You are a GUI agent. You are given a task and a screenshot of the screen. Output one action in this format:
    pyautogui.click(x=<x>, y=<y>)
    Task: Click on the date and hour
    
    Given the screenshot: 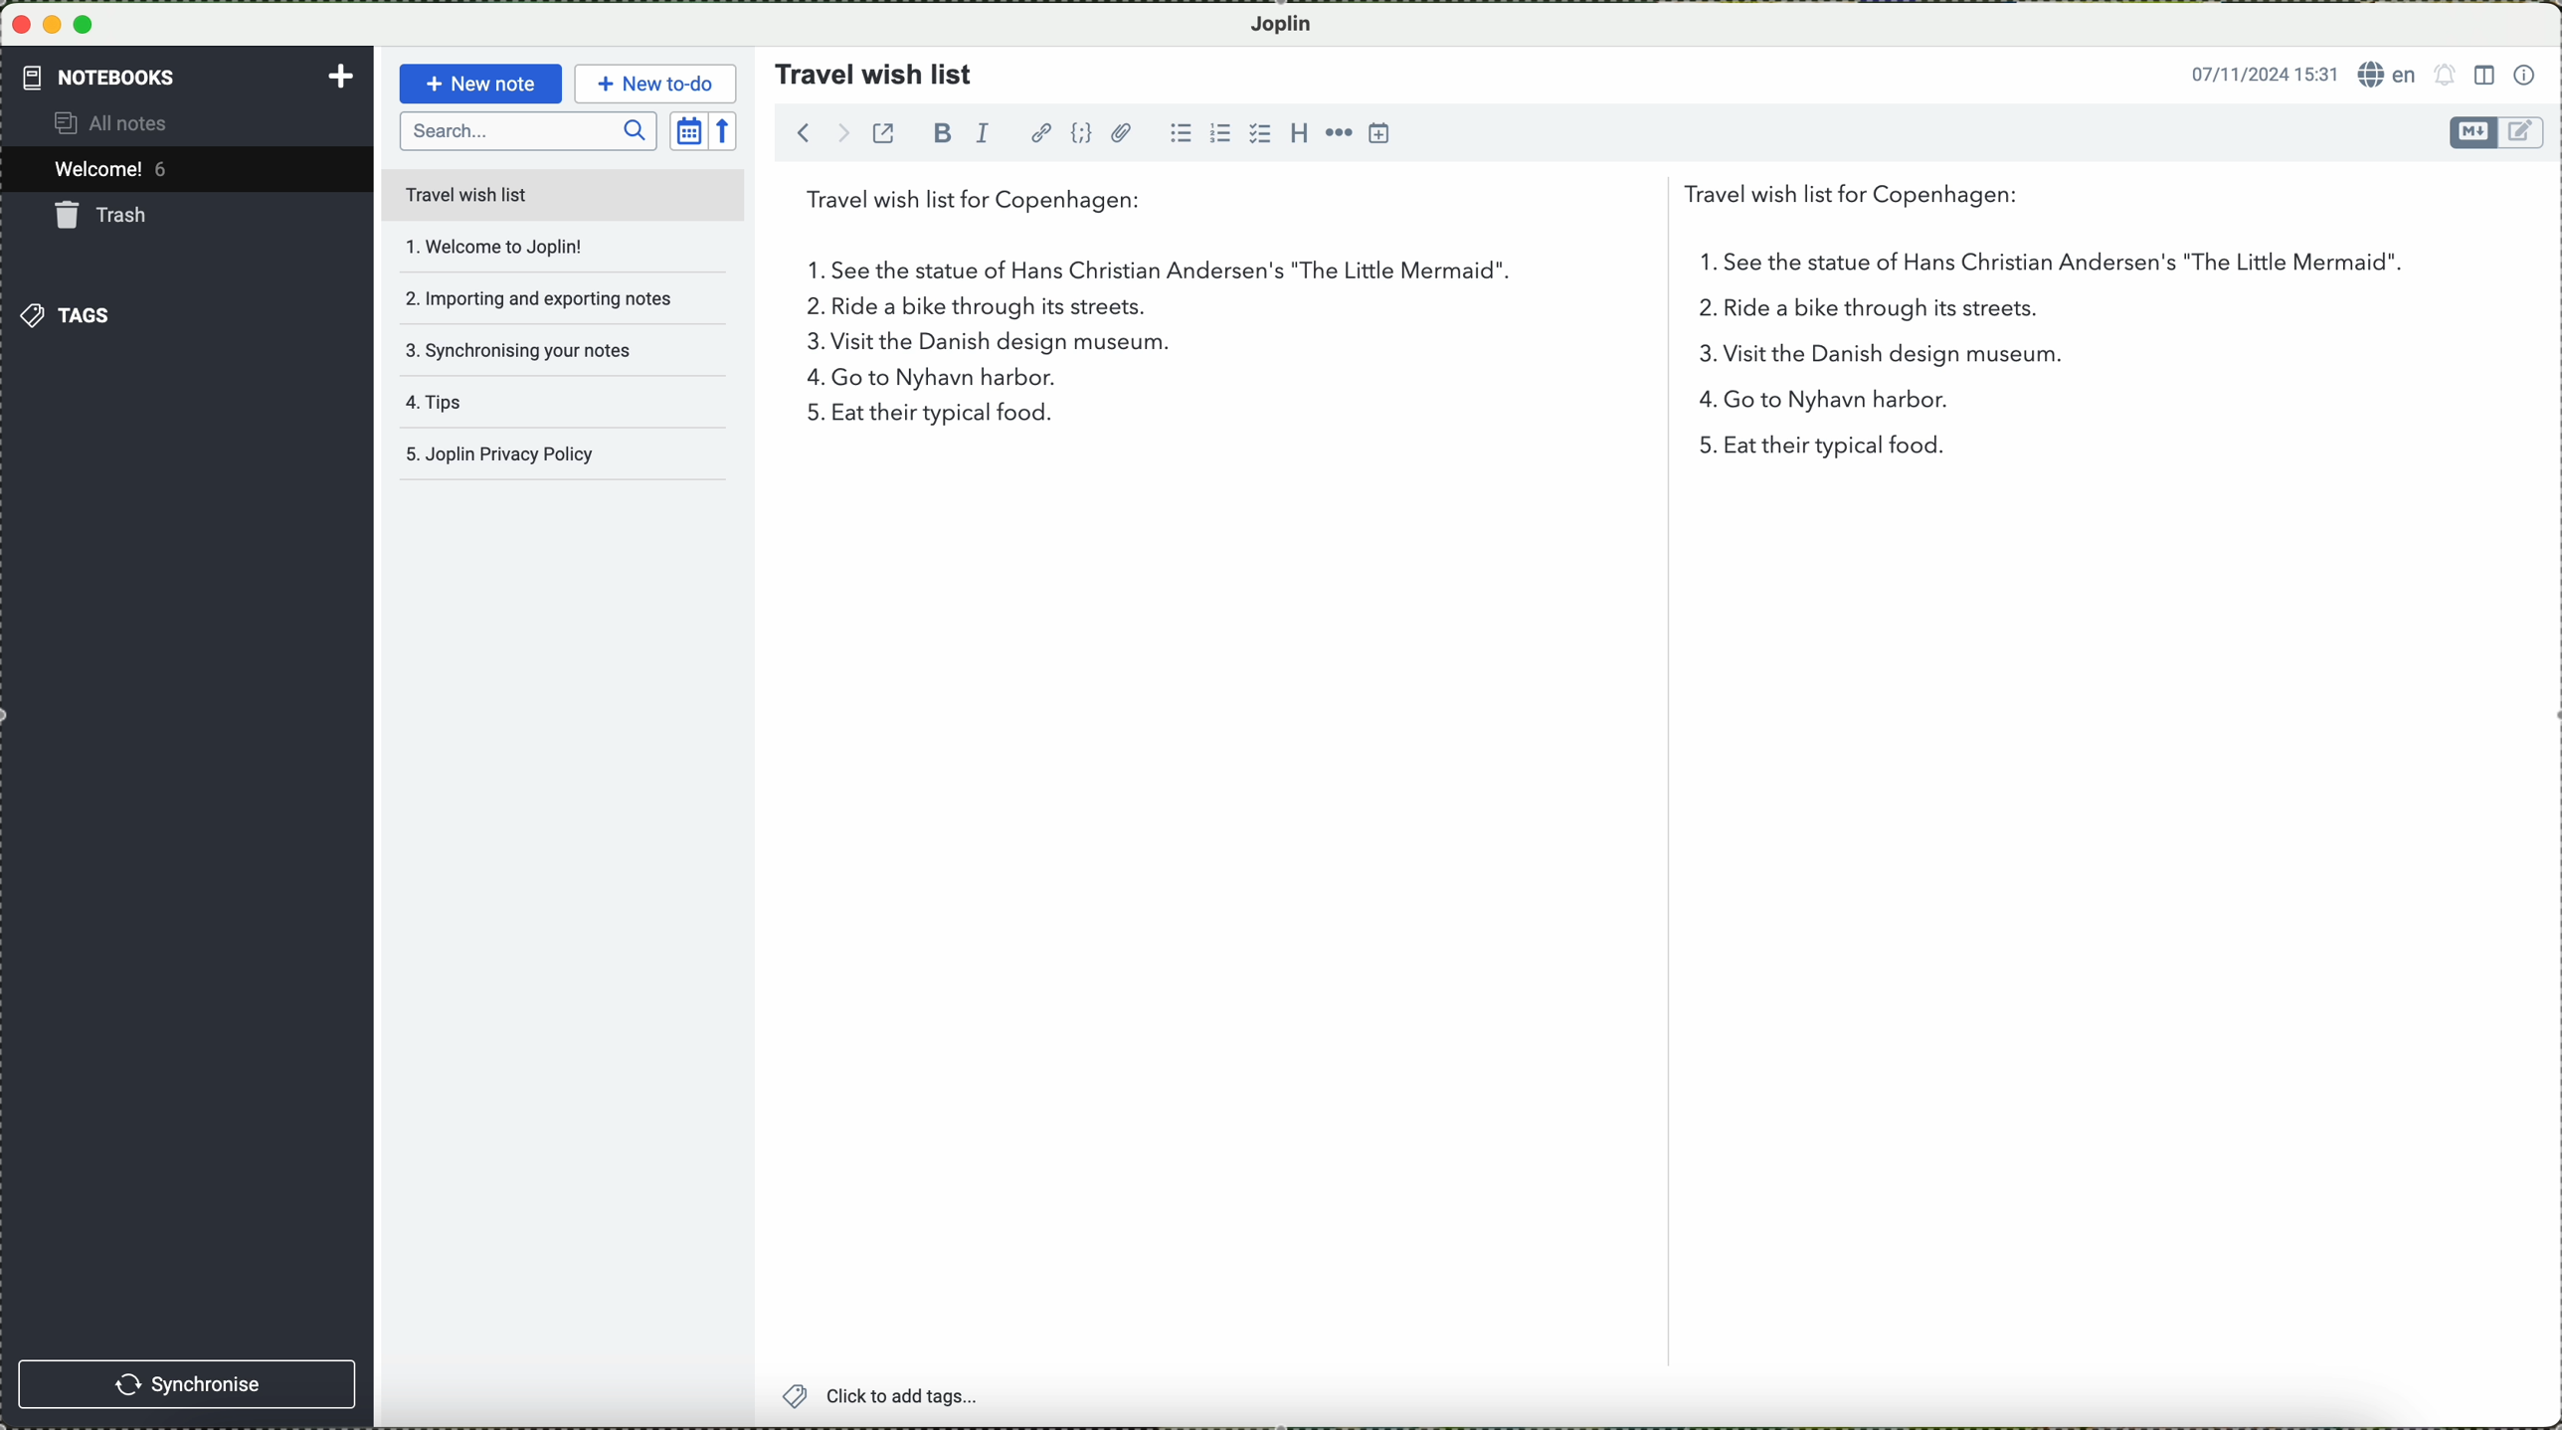 What is the action you would take?
    pyautogui.click(x=2258, y=72)
    